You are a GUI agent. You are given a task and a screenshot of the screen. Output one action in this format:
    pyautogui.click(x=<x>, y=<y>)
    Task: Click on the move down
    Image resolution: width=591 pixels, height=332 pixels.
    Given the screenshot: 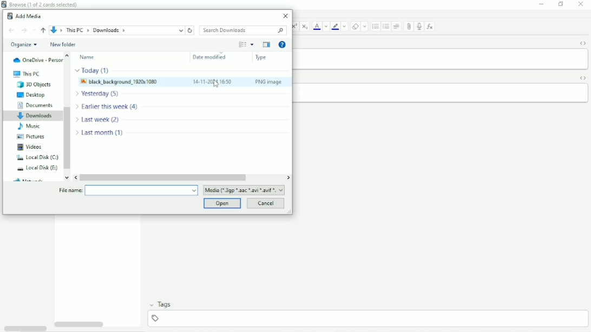 What is the action you would take?
    pyautogui.click(x=67, y=177)
    